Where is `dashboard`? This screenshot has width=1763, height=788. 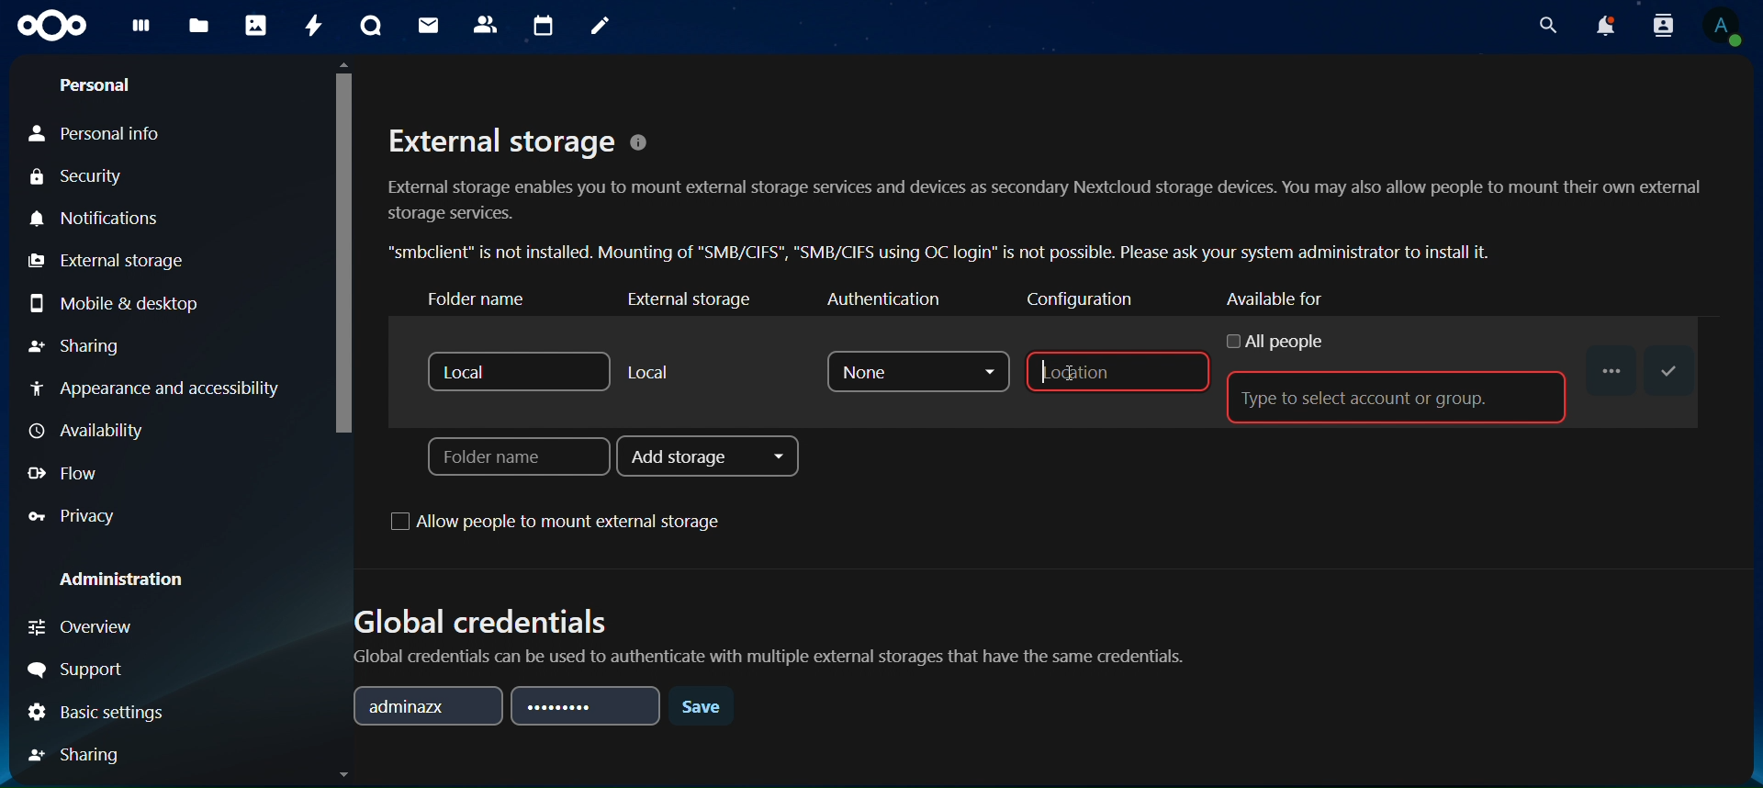
dashboard is located at coordinates (142, 29).